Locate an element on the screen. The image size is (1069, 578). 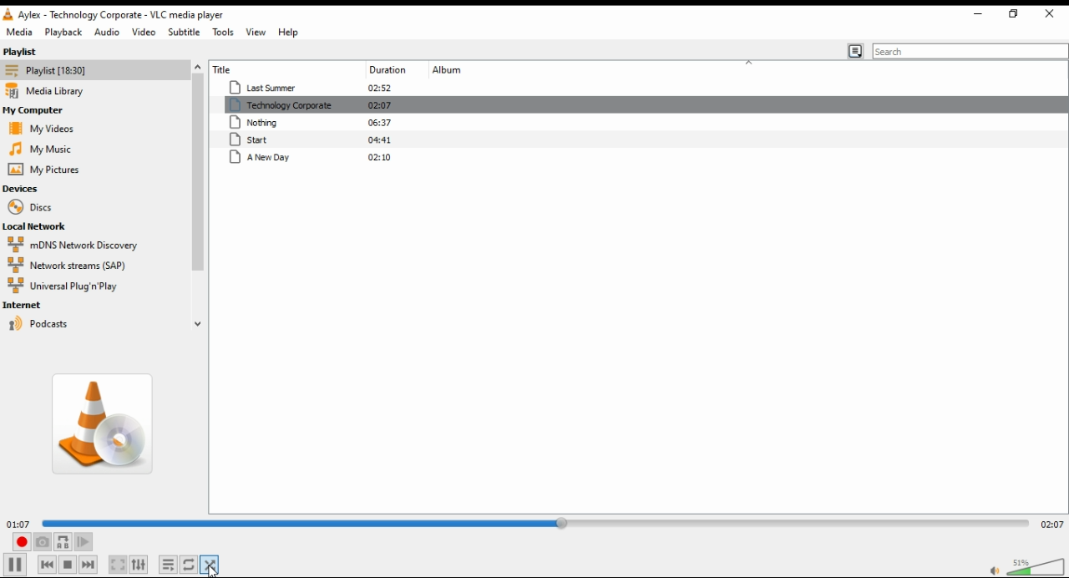
media is located at coordinates (20, 32).